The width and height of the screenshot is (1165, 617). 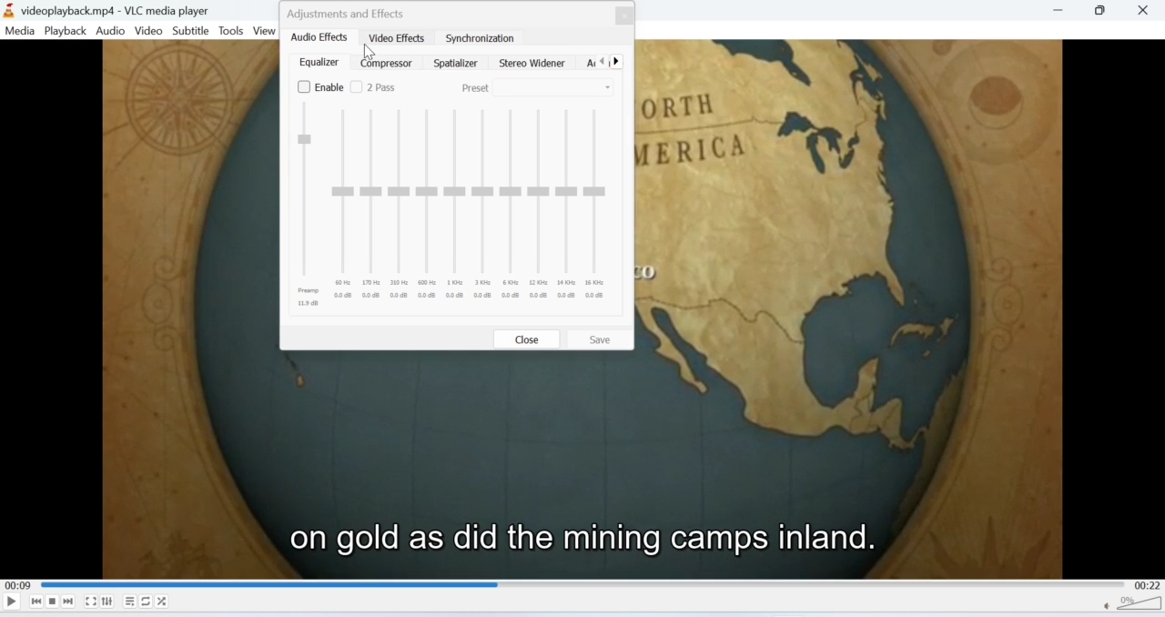 What do you see at coordinates (530, 63) in the screenshot?
I see `stereo widener` at bounding box center [530, 63].